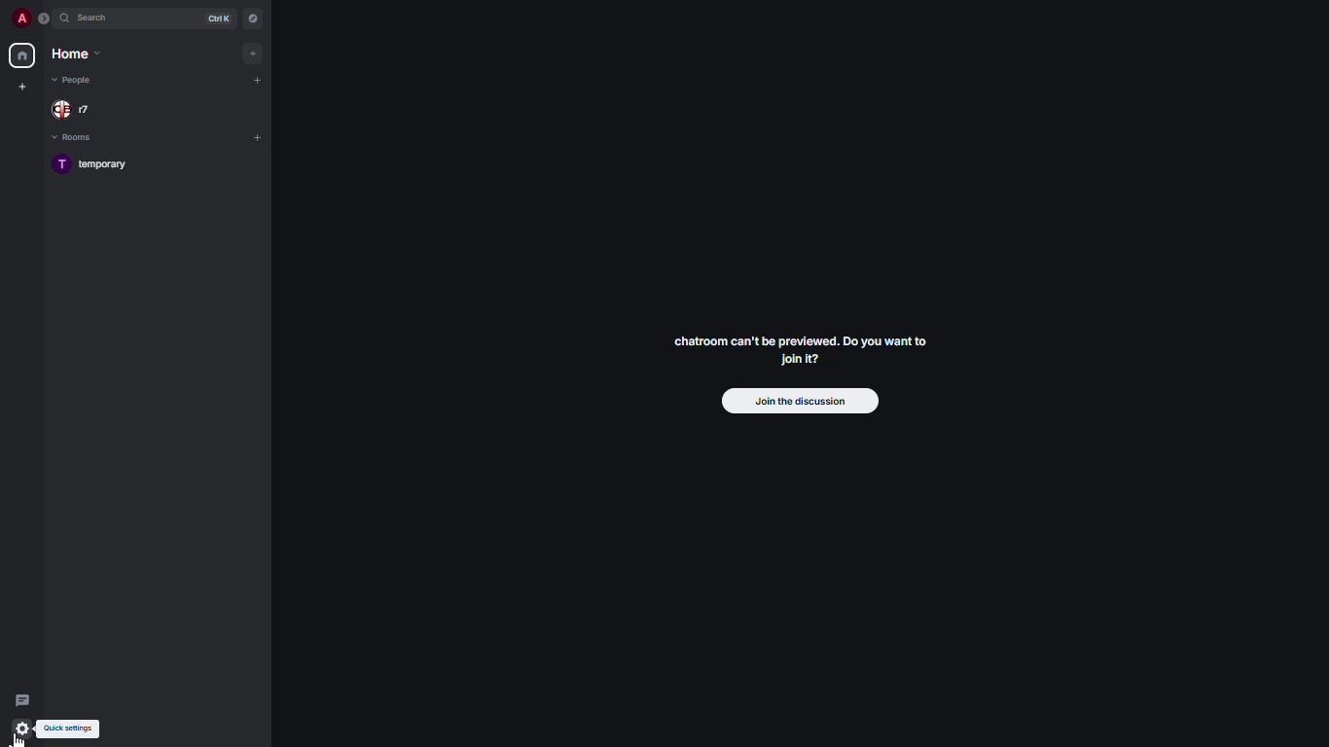 The width and height of the screenshot is (1329, 747). Describe the element at coordinates (257, 51) in the screenshot. I see `add` at that location.